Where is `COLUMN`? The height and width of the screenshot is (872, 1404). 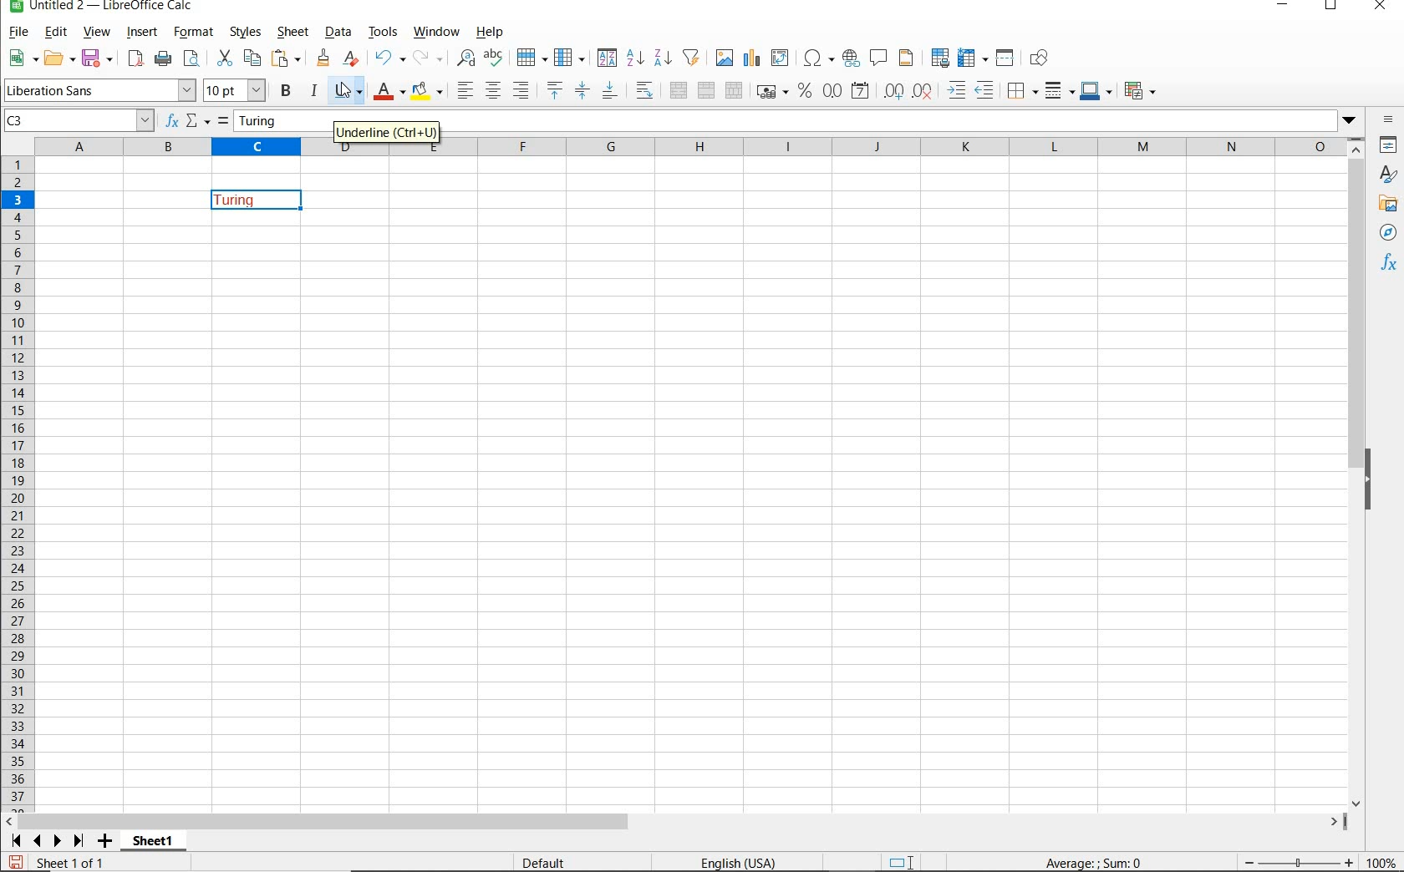
COLUMN is located at coordinates (569, 58).